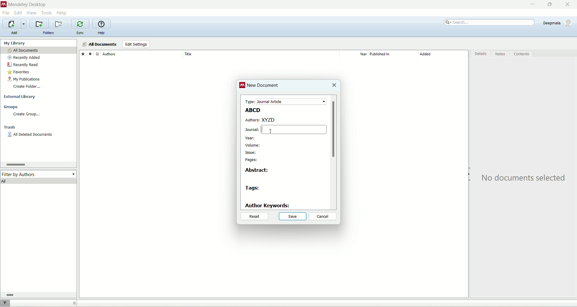 This screenshot has height=307, width=577. I want to click on authors, so click(252, 120).